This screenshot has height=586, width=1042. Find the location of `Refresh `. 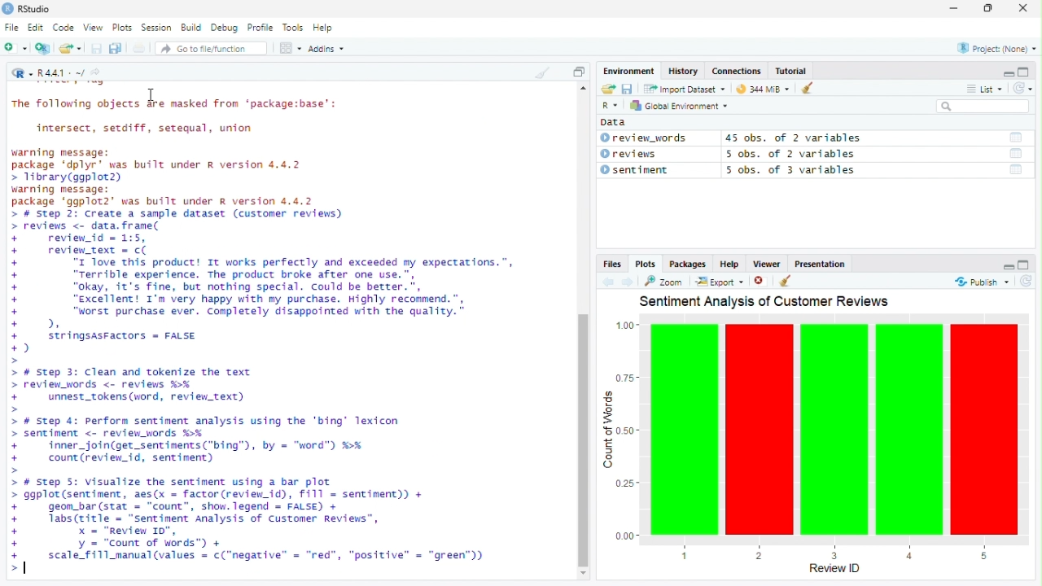

Refresh  is located at coordinates (1022, 88).